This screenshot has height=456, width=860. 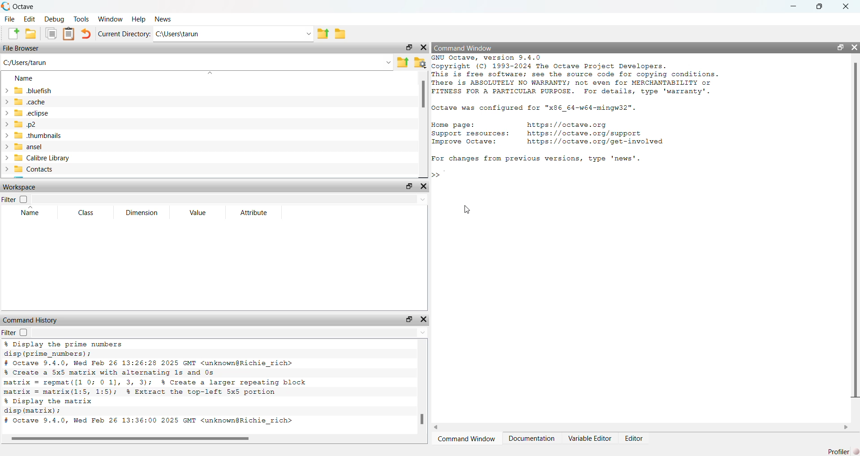 I want to click on unlock widget, so click(x=408, y=186).